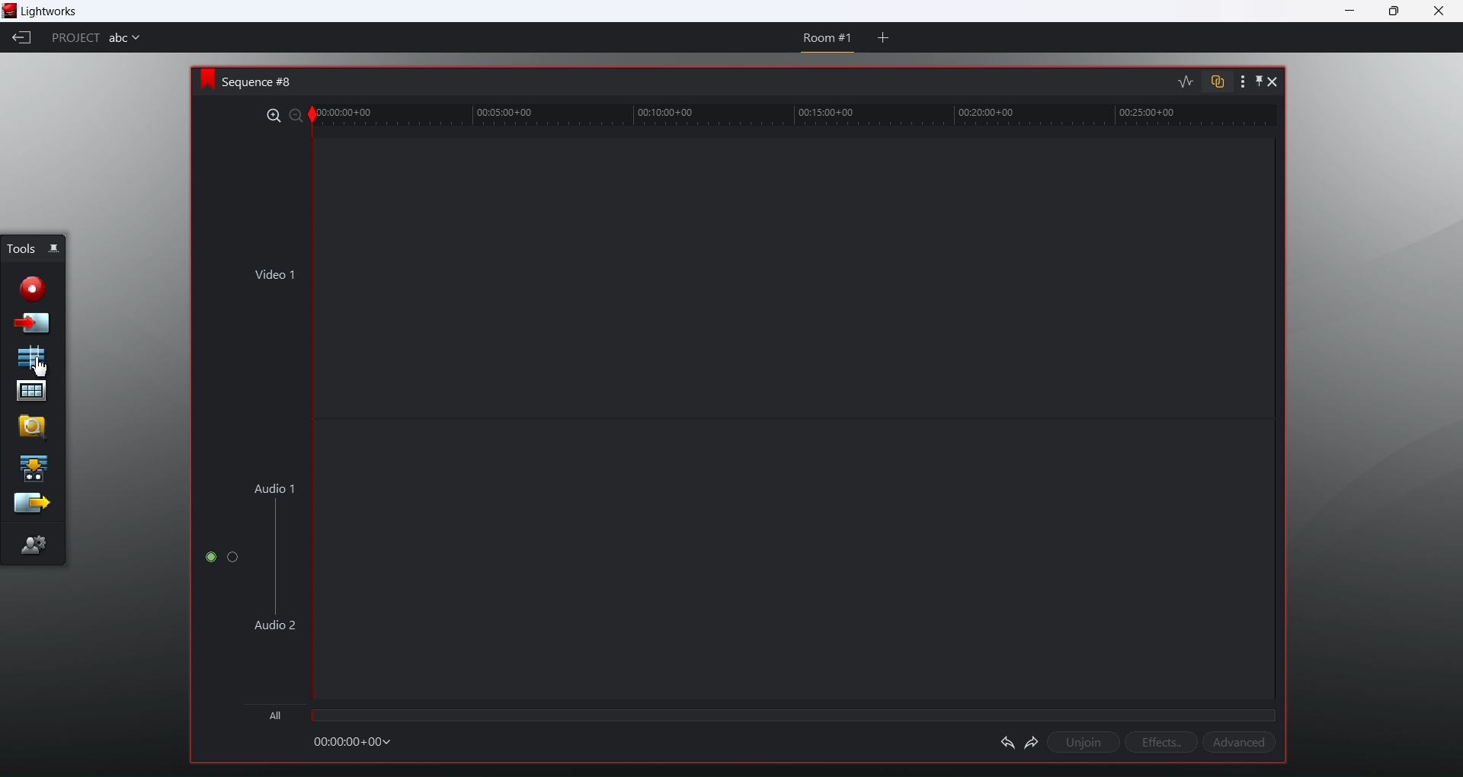 This screenshot has height=777, width=1463. I want to click on close, so click(1436, 12).